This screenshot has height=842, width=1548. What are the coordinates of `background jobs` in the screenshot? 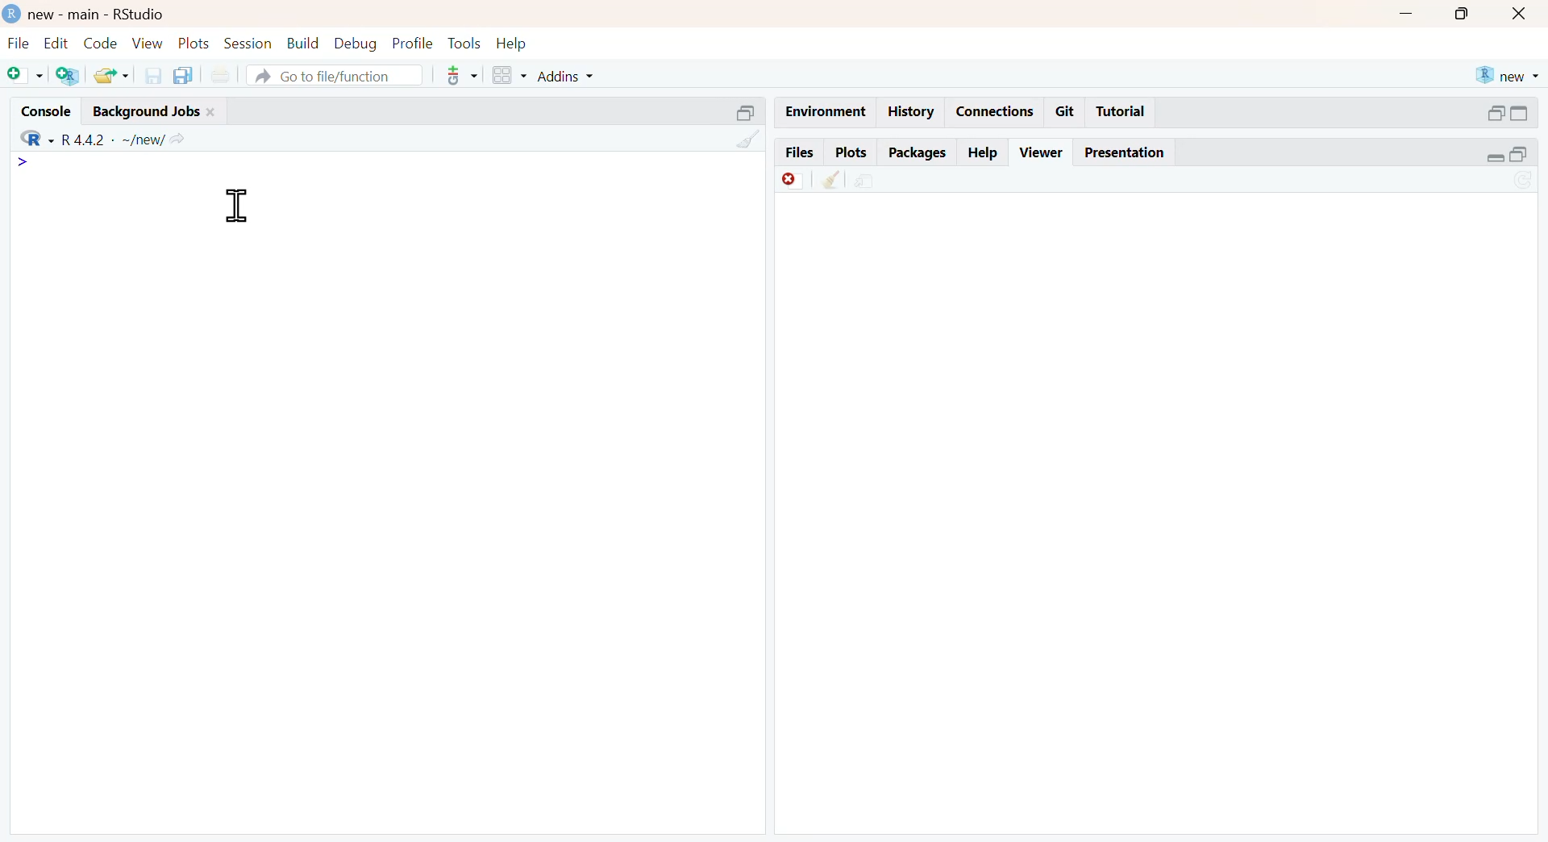 It's located at (148, 112).